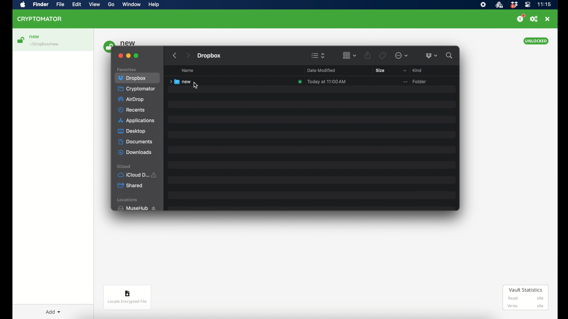 The height and width of the screenshot is (319, 568). What do you see at coordinates (321, 71) in the screenshot?
I see `date modified` at bounding box center [321, 71].